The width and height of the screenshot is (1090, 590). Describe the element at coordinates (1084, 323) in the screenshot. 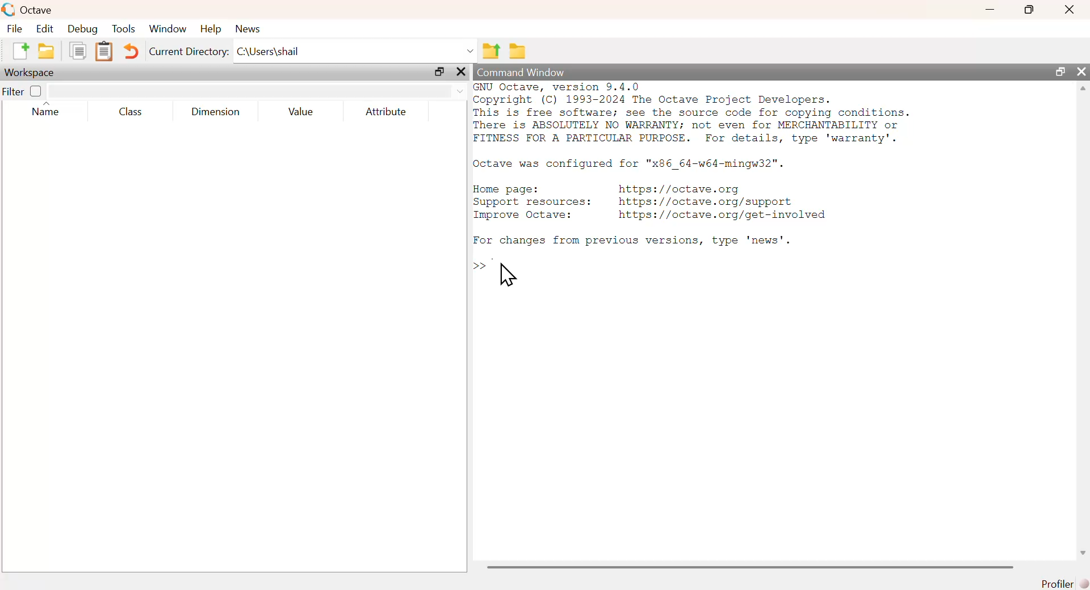

I see `scrollbar` at that location.